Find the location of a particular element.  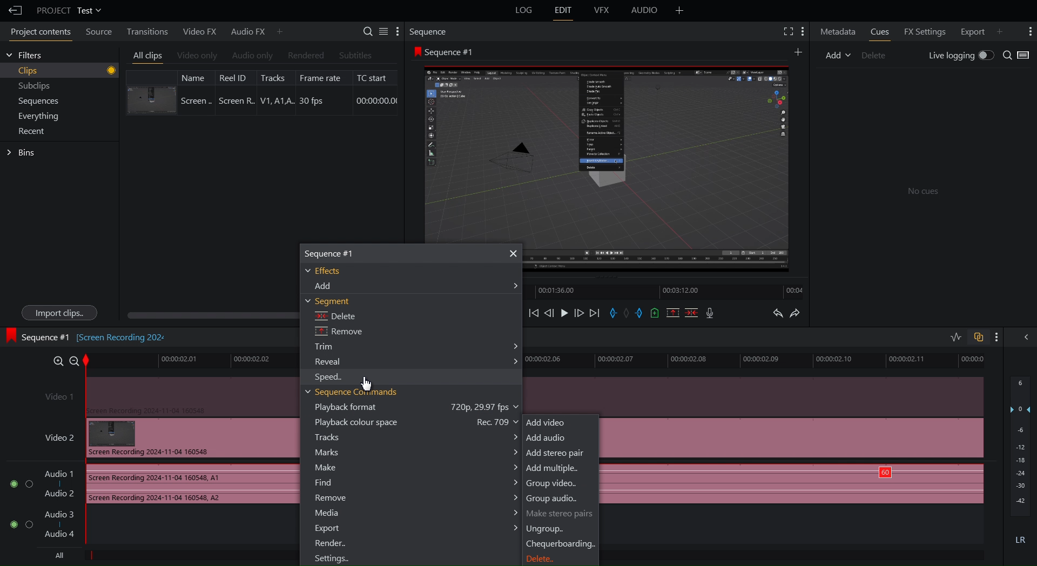

Group video is located at coordinates (553, 484).